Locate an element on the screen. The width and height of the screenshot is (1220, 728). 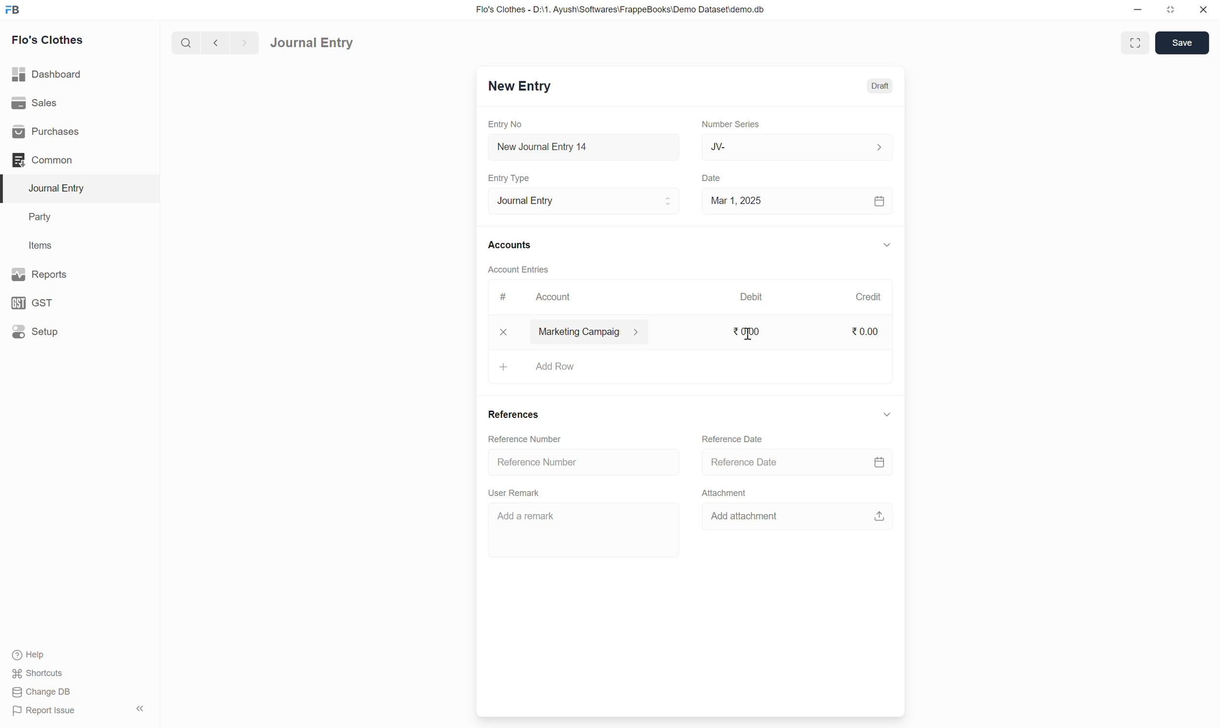
upload is located at coordinates (880, 517).